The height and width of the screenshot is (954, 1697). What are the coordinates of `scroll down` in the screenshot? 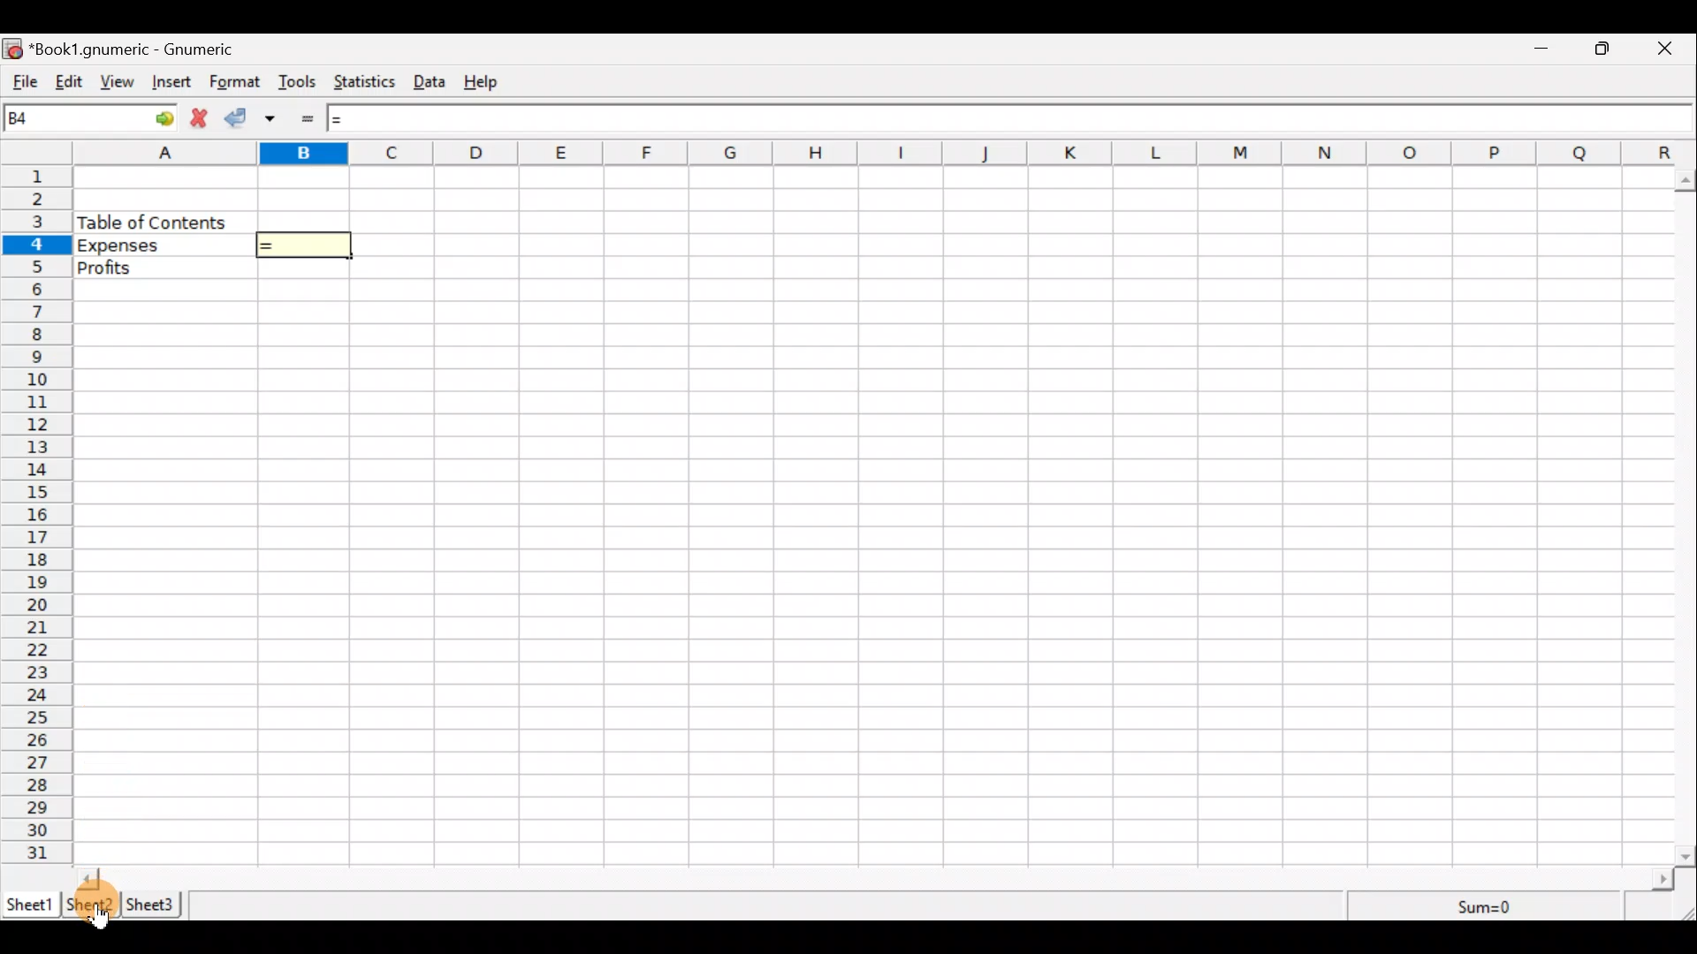 It's located at (1686, 856).